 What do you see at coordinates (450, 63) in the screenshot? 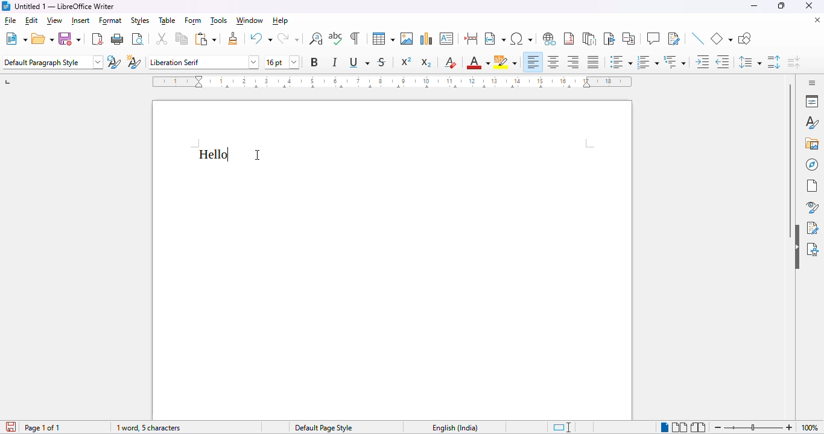
I see `clear direct formatting` at bounding box center [450, 63].